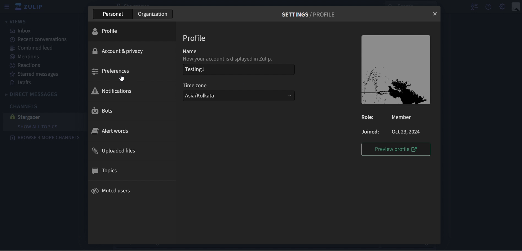 Image resolution: width=522 pixels, height=251 pixels. Describe the element at coordinates (122, 79) in the screenshot. I see `cursor` at that location.